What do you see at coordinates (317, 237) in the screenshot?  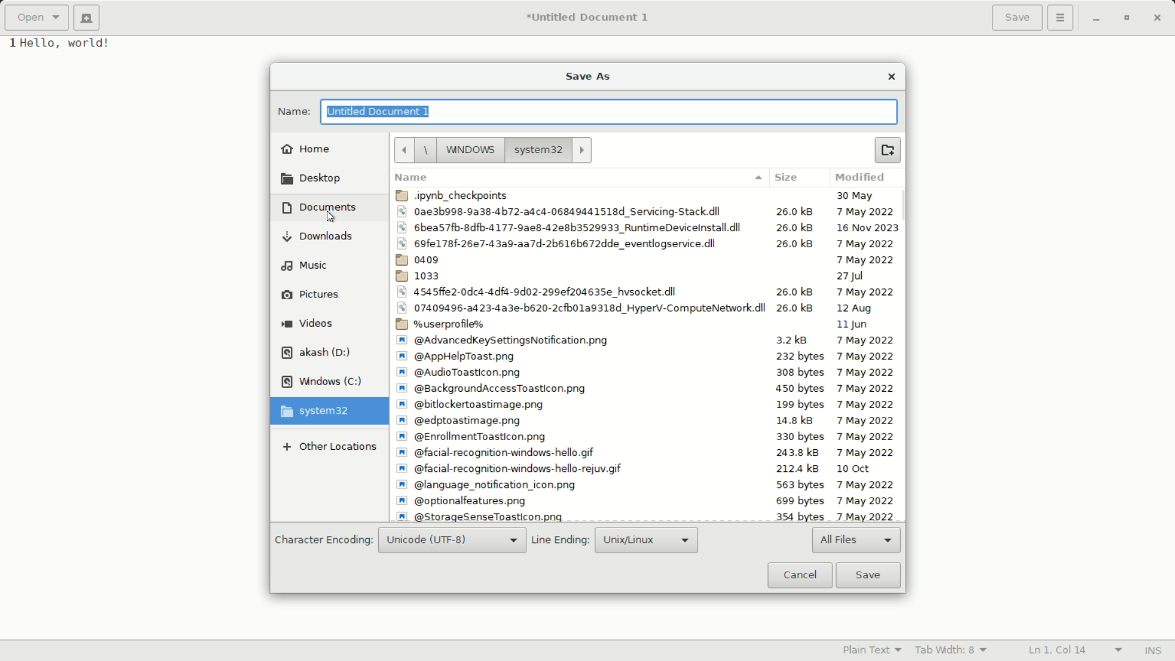 I see `downloads` at bounding box center [317, 237].